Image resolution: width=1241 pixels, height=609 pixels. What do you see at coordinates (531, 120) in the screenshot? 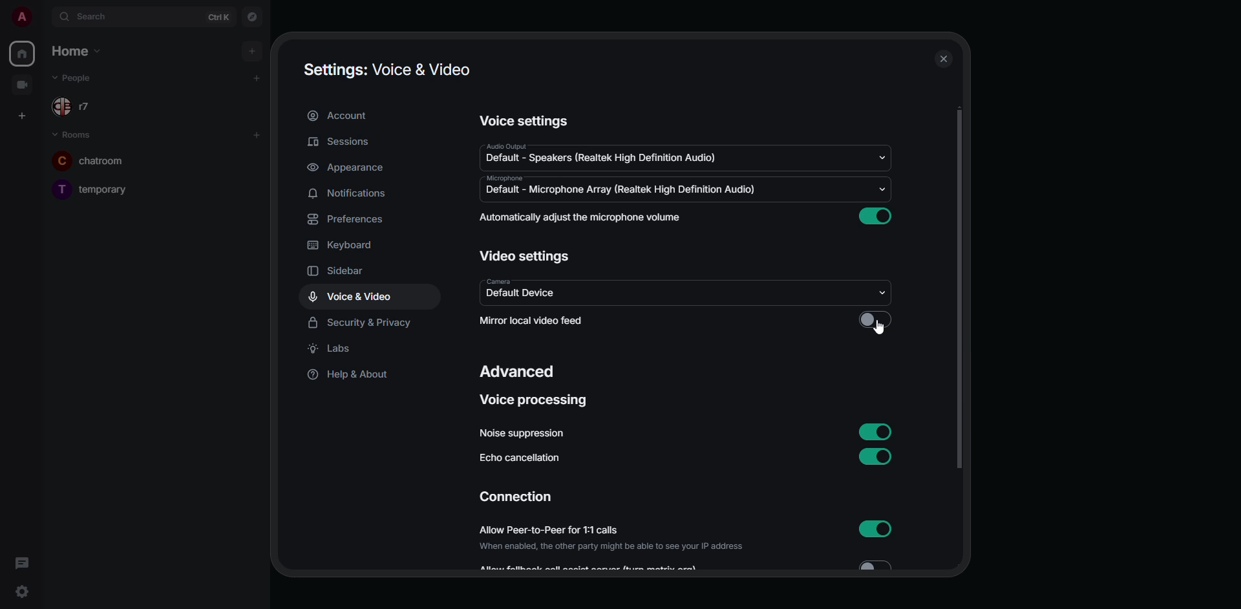
I see `voice settings` at bounding box center [531, 120].